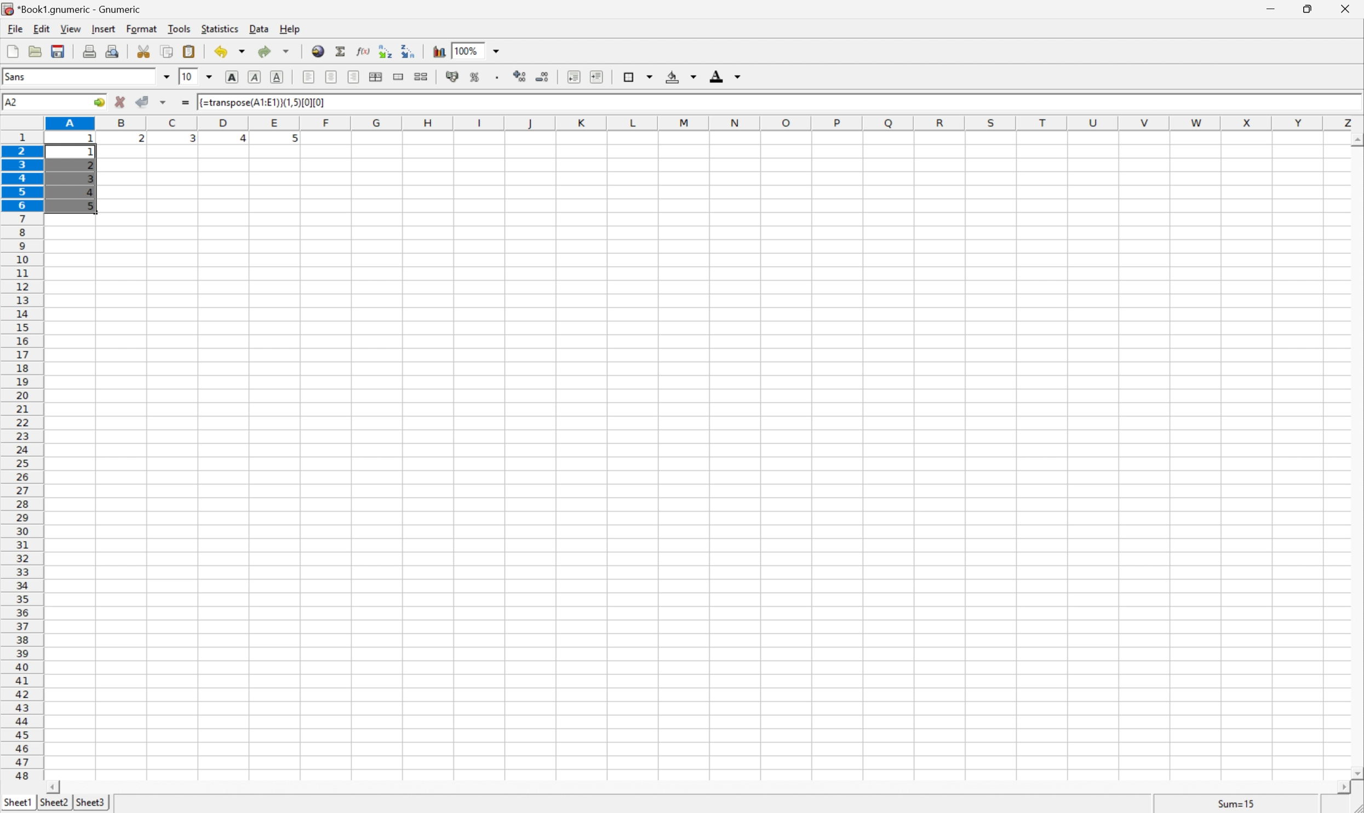 This screenshot has height=813, width=1364. Describe the element at coordinates (55, 805) in the screenshot. I see `sheet2` at that location.